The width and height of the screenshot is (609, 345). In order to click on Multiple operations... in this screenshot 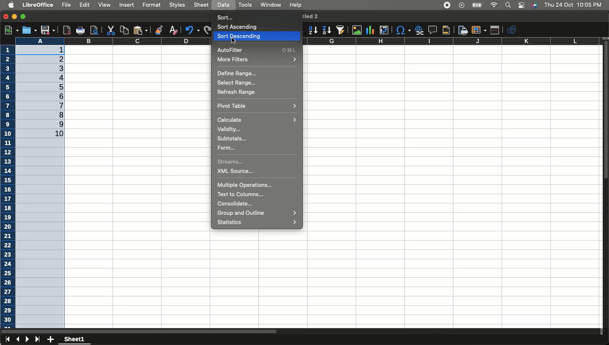, I will do `click(246, 185)`.